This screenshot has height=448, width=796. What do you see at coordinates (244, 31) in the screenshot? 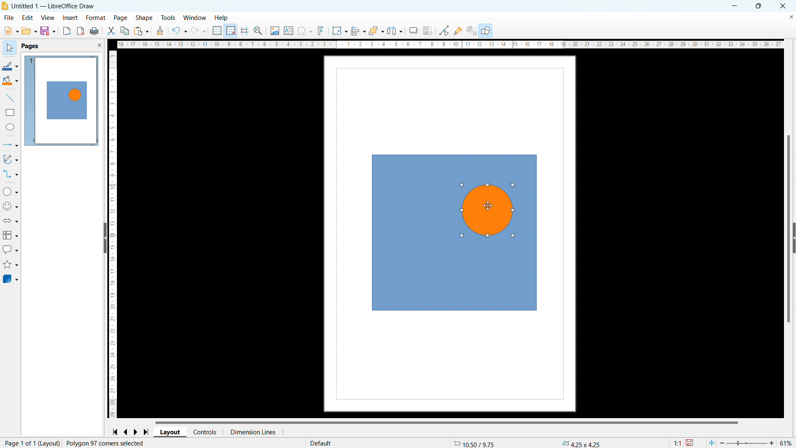
I see `helplines while moving` at bounding box center [244, 31].